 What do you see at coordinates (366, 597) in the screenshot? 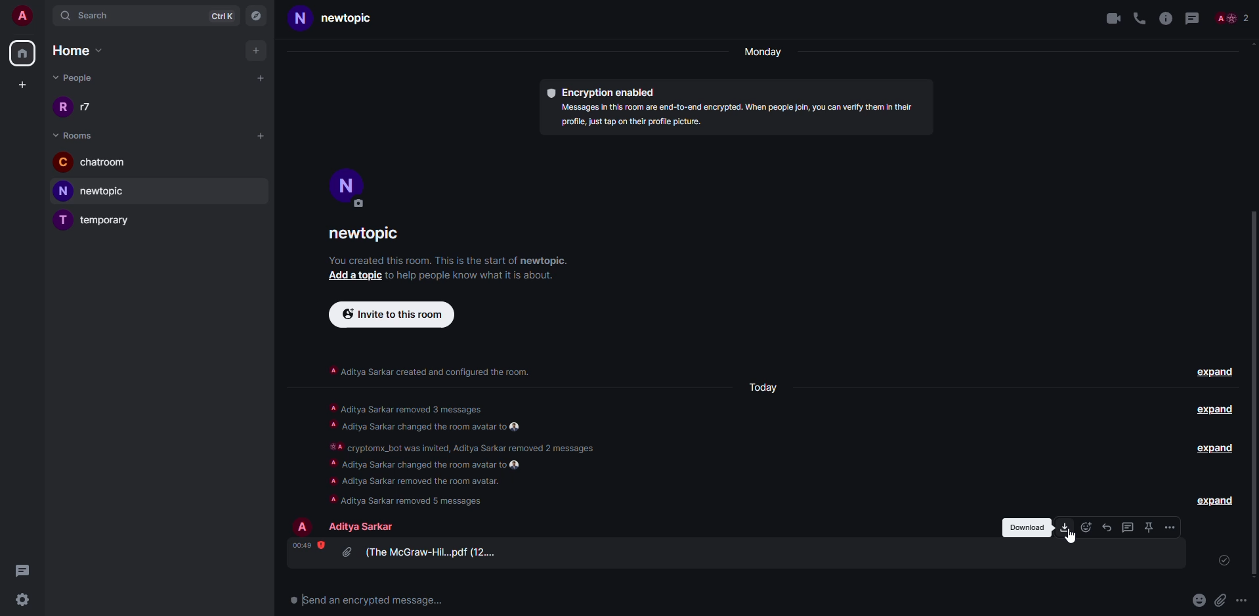
I see `send an encrypted message` at bounding box center [366, 597].